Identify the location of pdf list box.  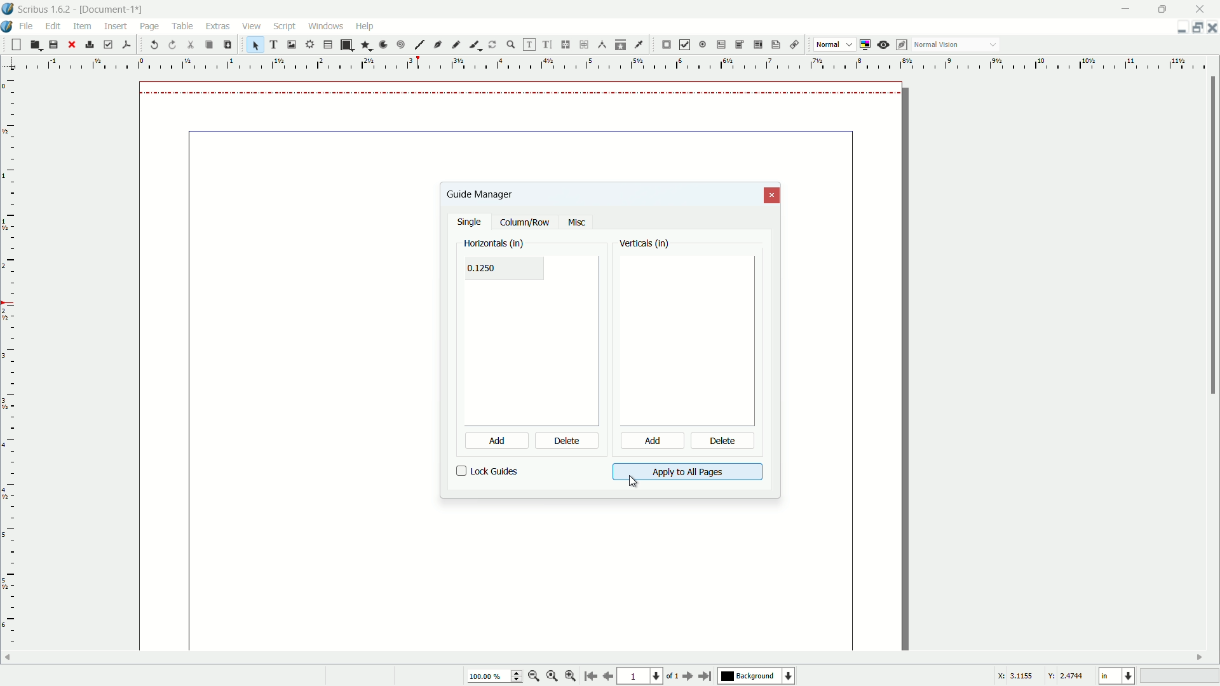
(756, 46).